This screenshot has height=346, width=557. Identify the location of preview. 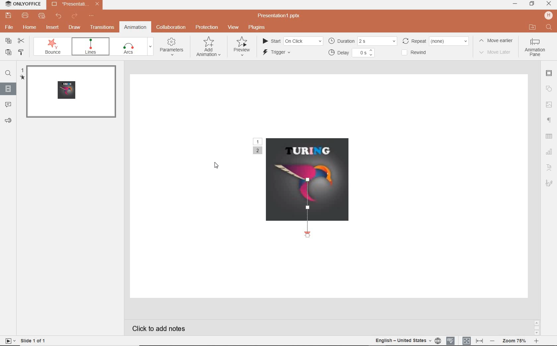
(243, 47).